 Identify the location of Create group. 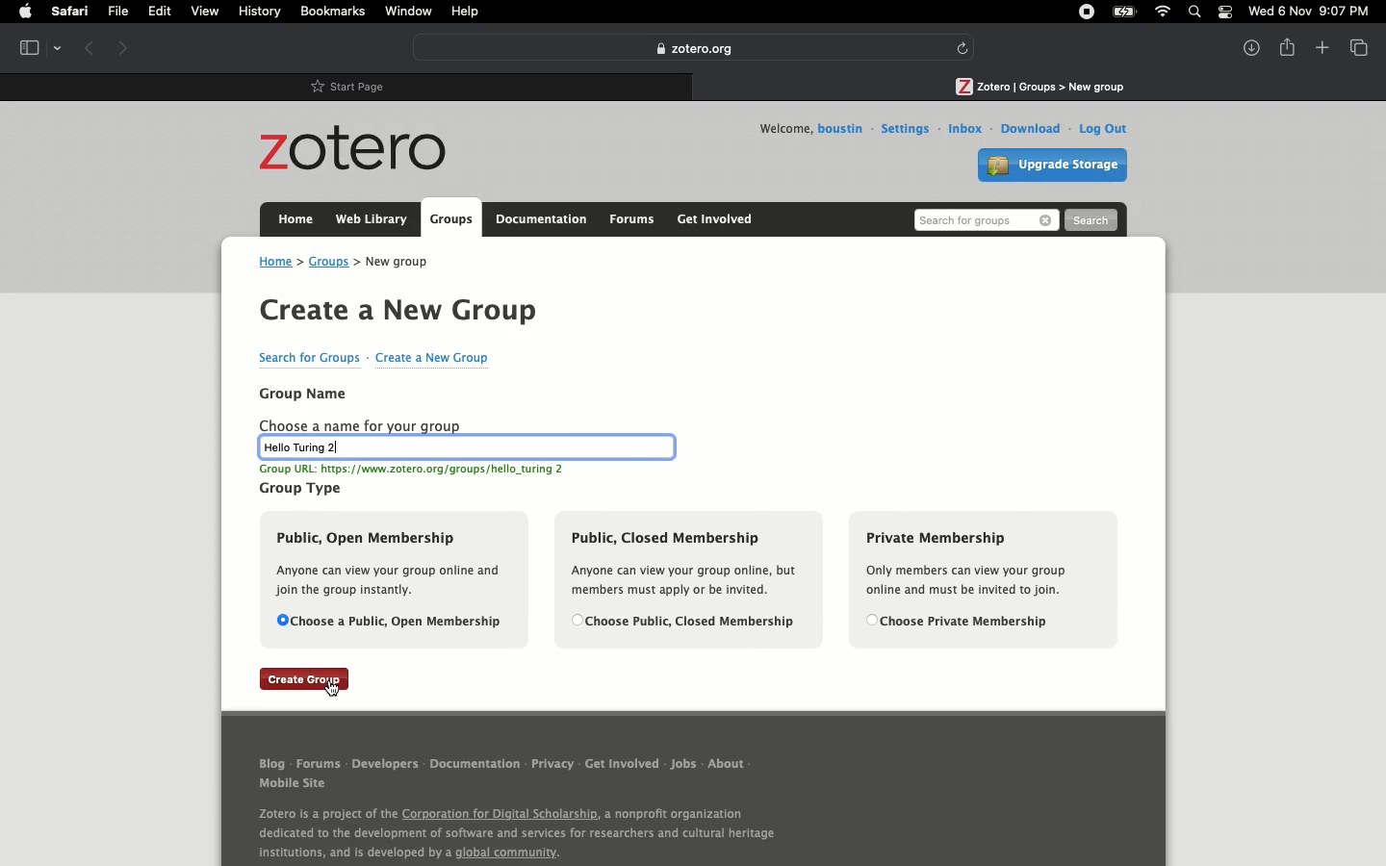
(306, 679).